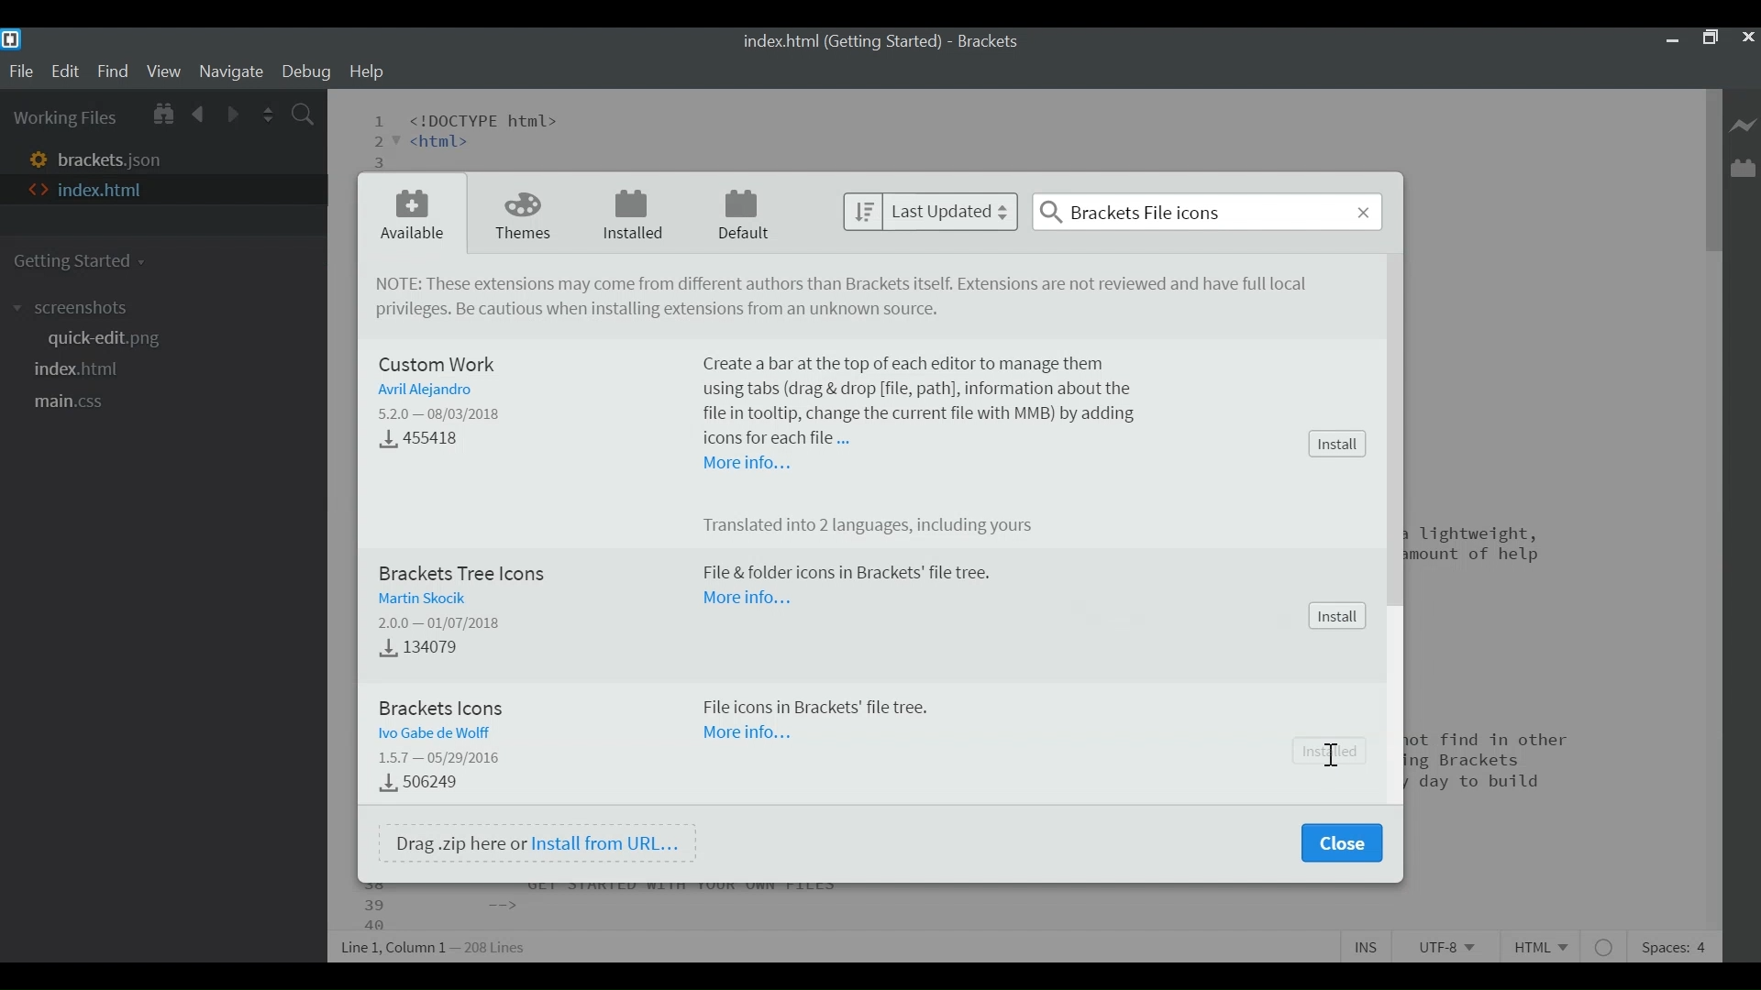  What do you see at coordinates (923, 398) in the screenshot?
I see `Create a bar at the top of each editor to manage them using tabs, information about the file tooltip` at bounding box center [923, 398].